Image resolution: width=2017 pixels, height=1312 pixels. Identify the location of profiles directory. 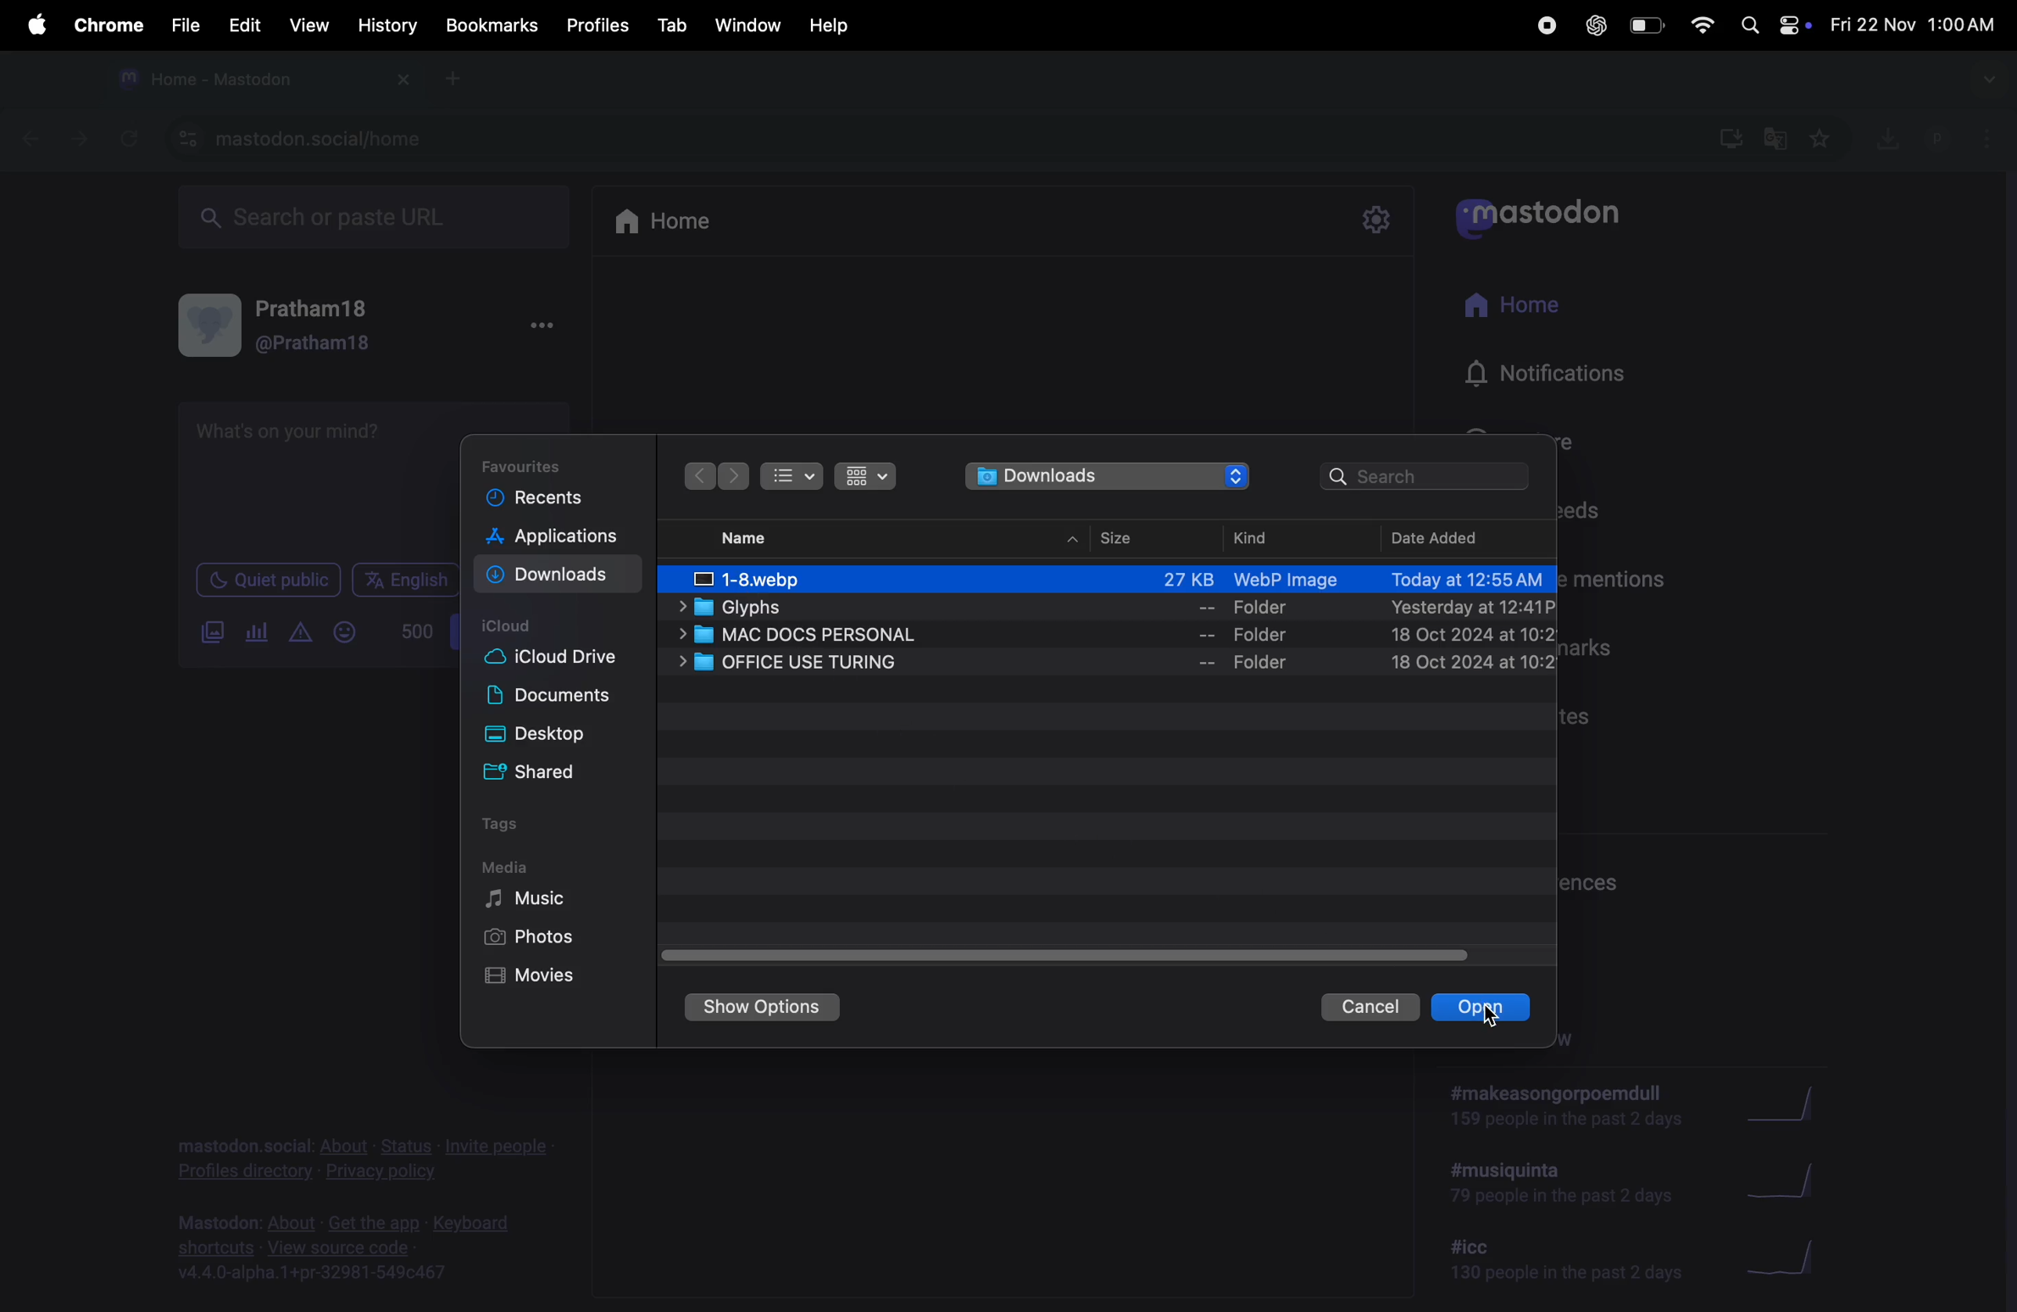
(247, 1172).